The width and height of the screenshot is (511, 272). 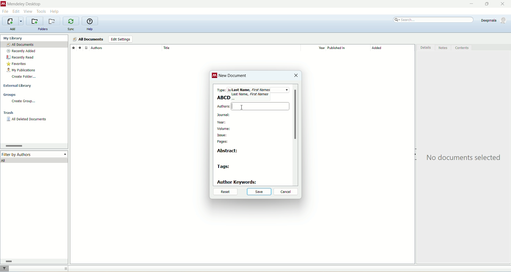 I want to click on close, so click(x=296, y=76).